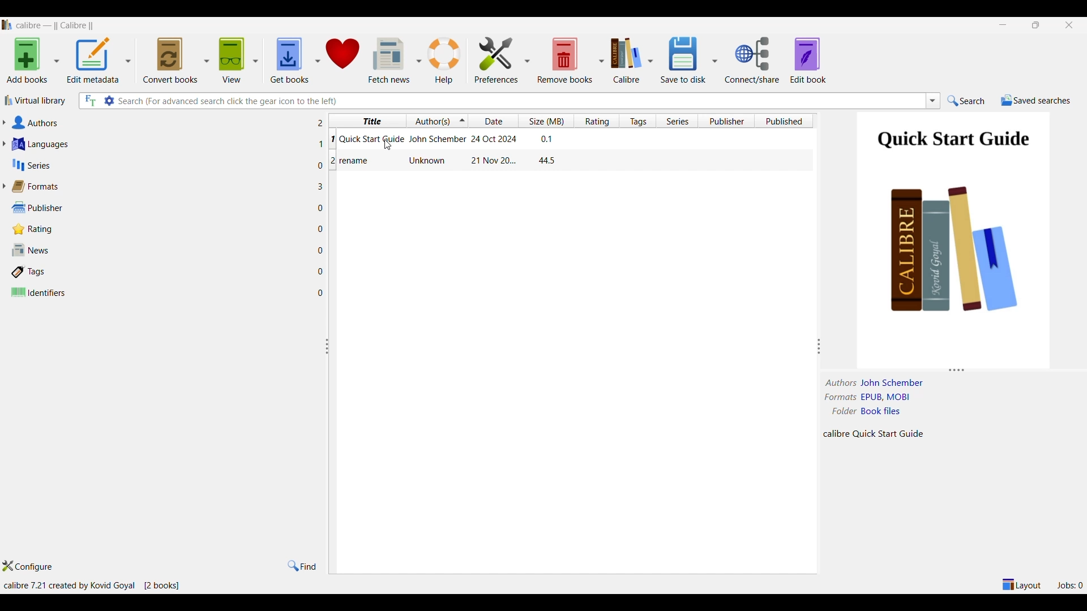 This screenshot has width=1087, height=611. Describe the element at coordinates (945, 370) in the screenshot. I see `Change height of panels attached` at that location.